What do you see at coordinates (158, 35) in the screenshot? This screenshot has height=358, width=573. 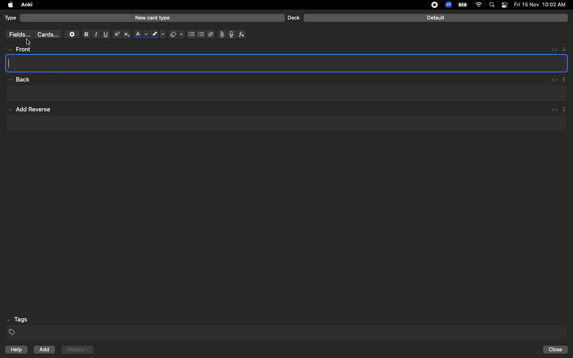 I see `Marker` at bounding box center [158, 35].